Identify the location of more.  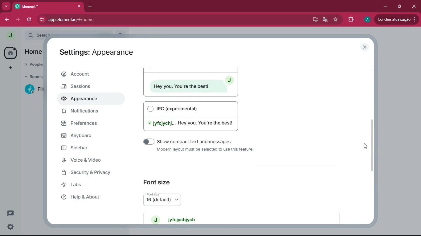
(7, 6).